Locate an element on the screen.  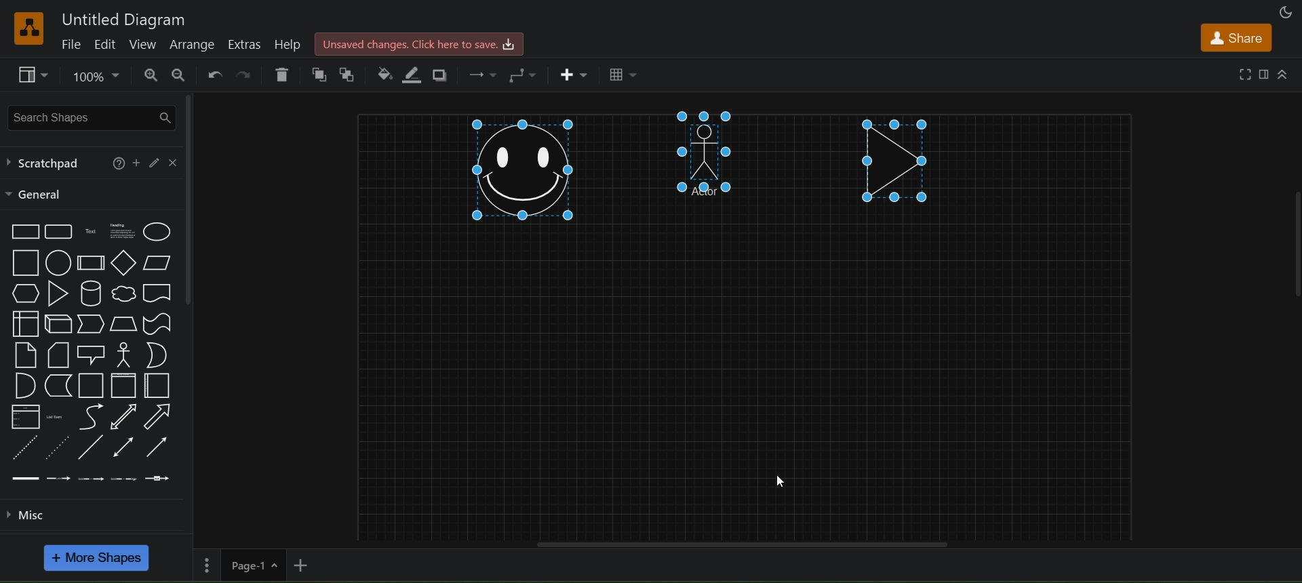
cloud is located at coordinates (124, 294).